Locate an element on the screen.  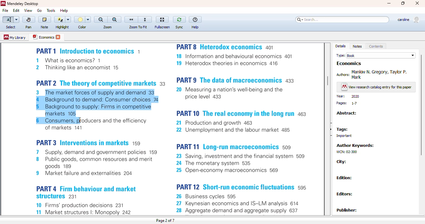
help is located at coordinates (64, 10).